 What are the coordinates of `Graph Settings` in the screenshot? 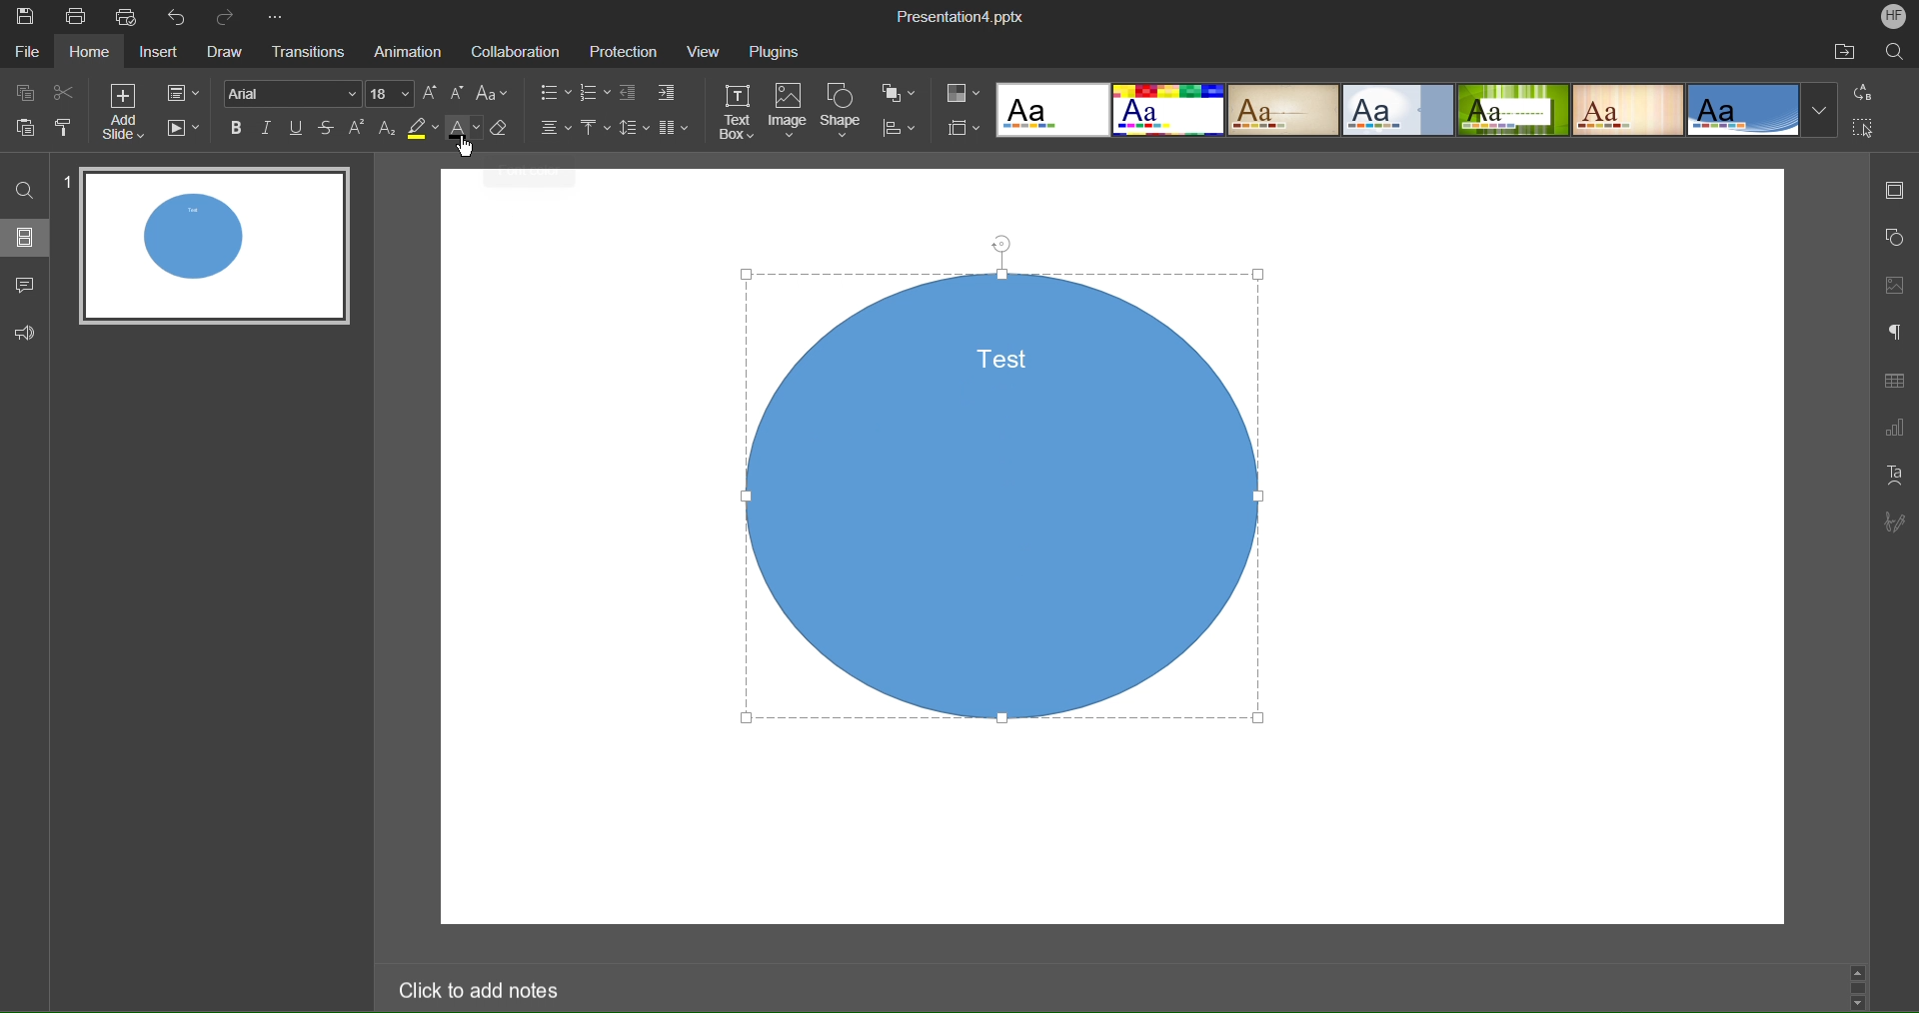 It's located at (1895, 428).